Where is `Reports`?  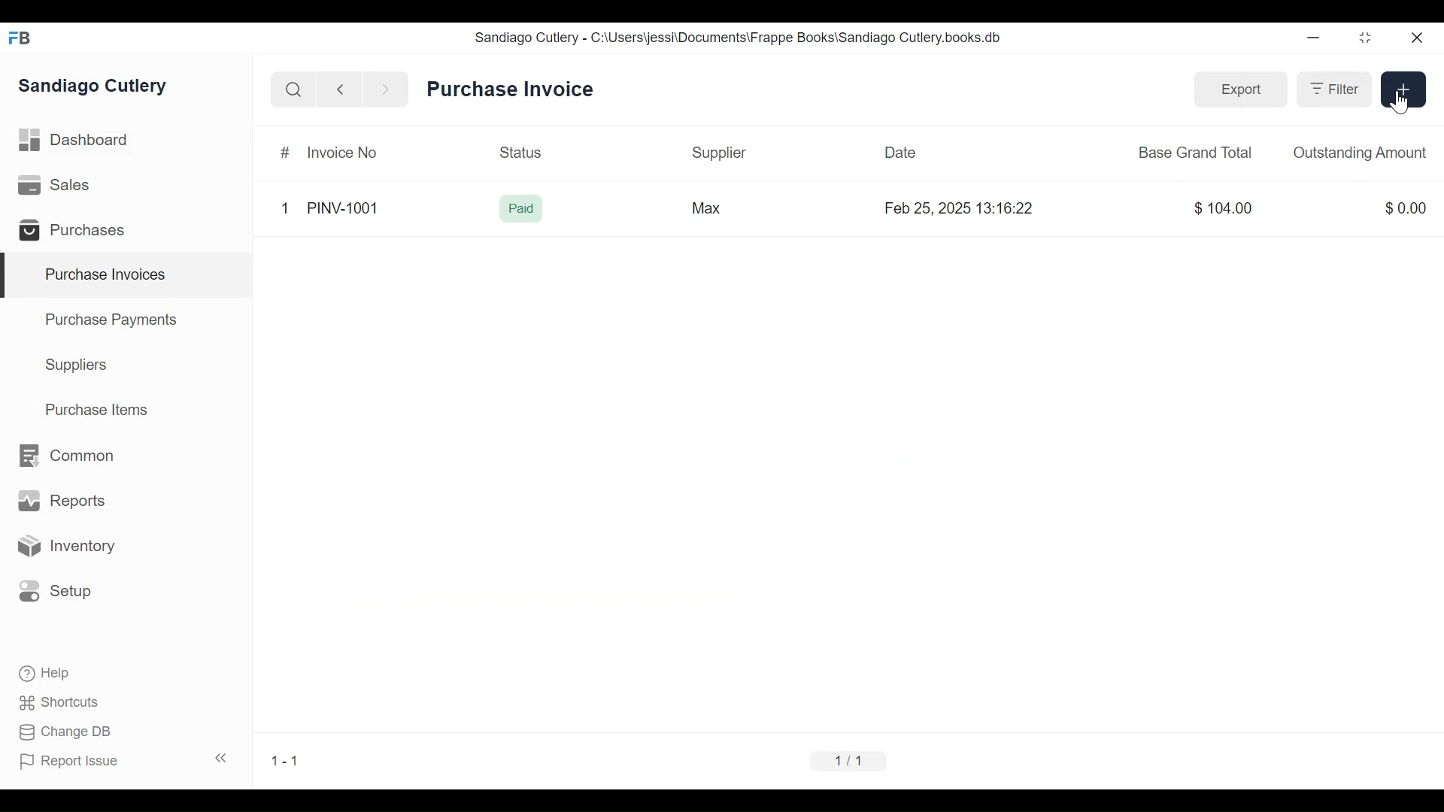
Reports is located at coordinates (62, 504).